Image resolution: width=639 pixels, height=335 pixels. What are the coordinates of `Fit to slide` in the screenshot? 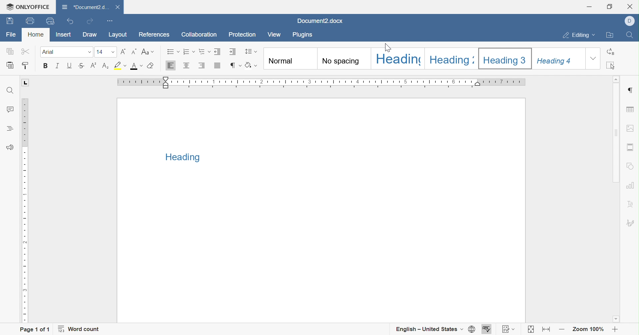 It's located at (531, 329).